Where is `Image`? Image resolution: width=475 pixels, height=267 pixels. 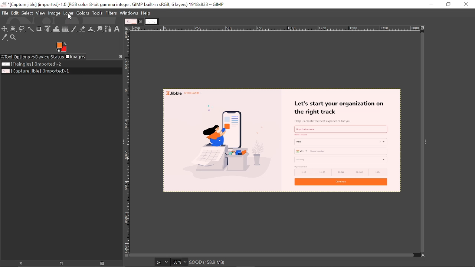 Image is located at coordinates (55, 13).